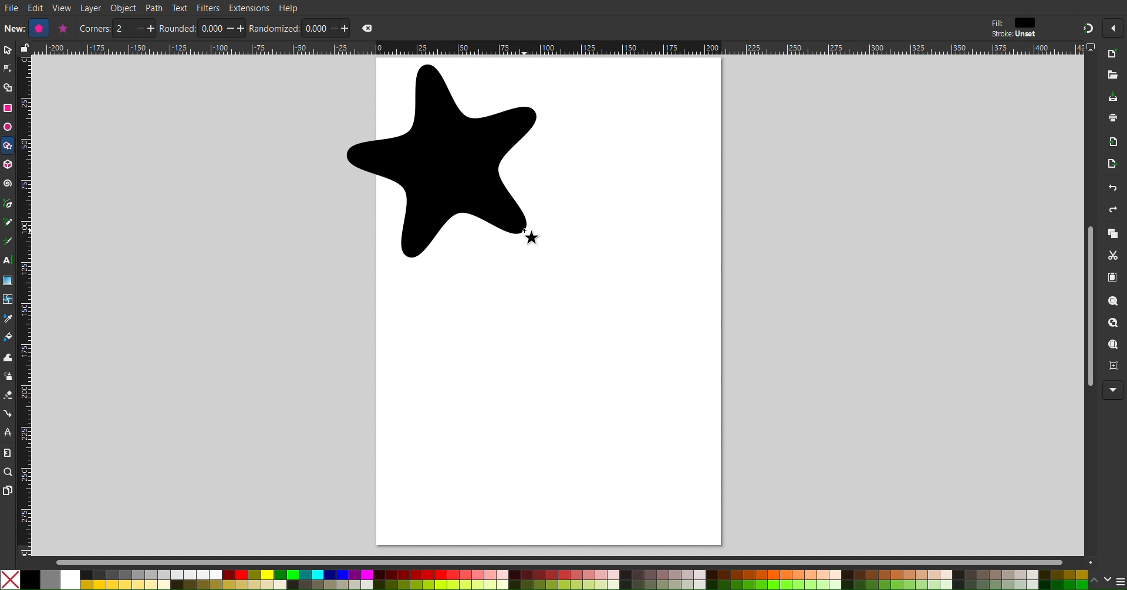 This screenshot has height=590, width=1127. What do you see at coordinates (8, 261) in the screenshot?
I see `Text Tool` at bounding box center [8, 261].